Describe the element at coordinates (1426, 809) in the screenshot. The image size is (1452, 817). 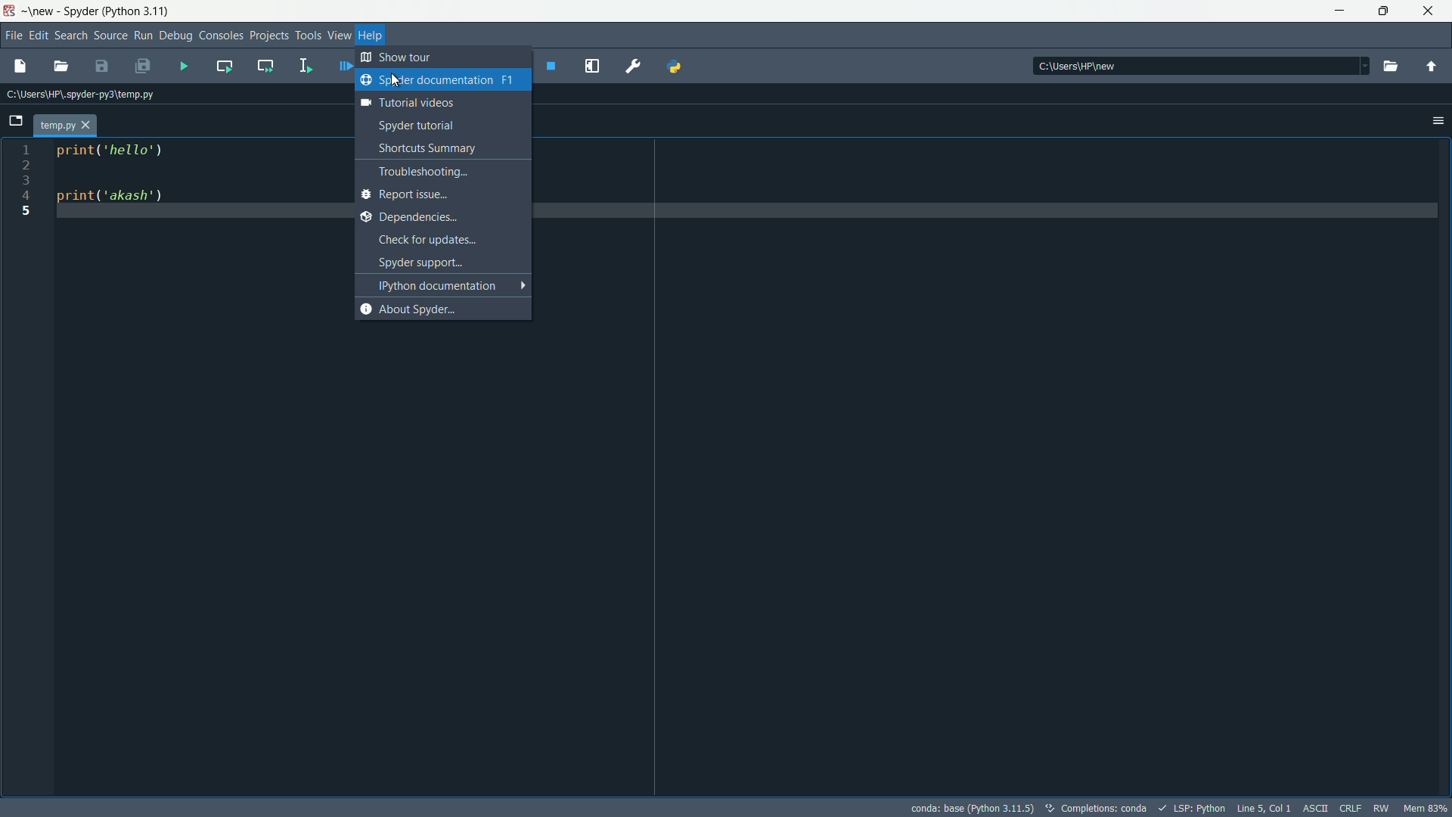
I see `memory usage` at that location.